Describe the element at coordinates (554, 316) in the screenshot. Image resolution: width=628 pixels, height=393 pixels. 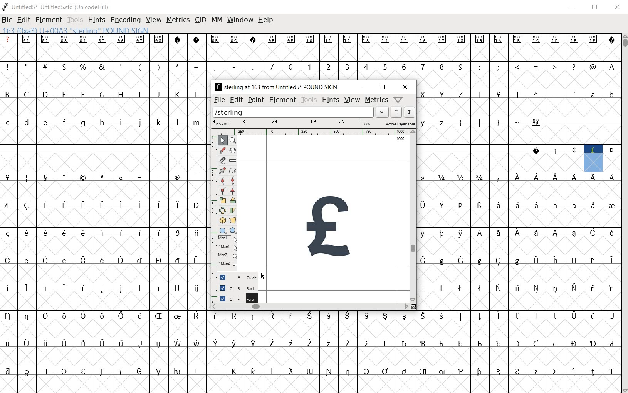
I see `Symbol` at that location.